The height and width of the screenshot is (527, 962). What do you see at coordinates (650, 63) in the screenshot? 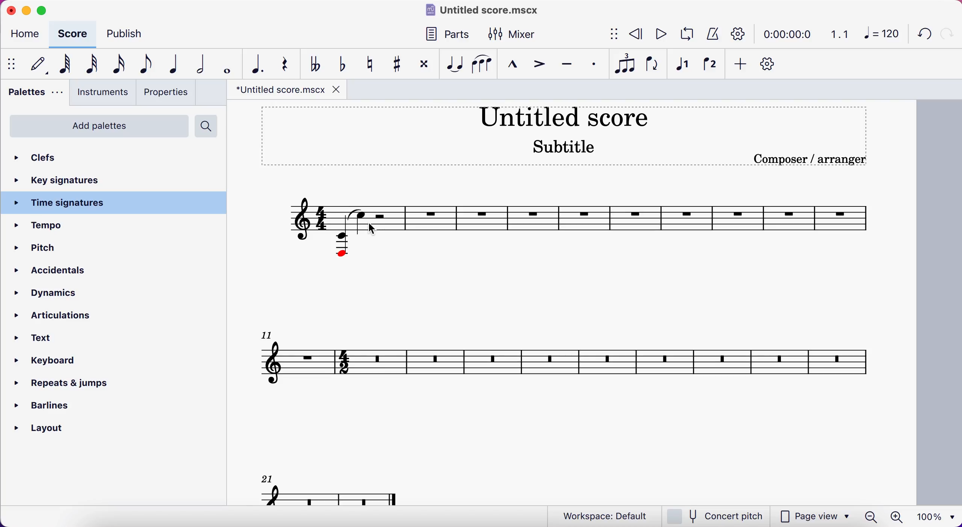
I see `flip direction` at bounding box center [650, 63].